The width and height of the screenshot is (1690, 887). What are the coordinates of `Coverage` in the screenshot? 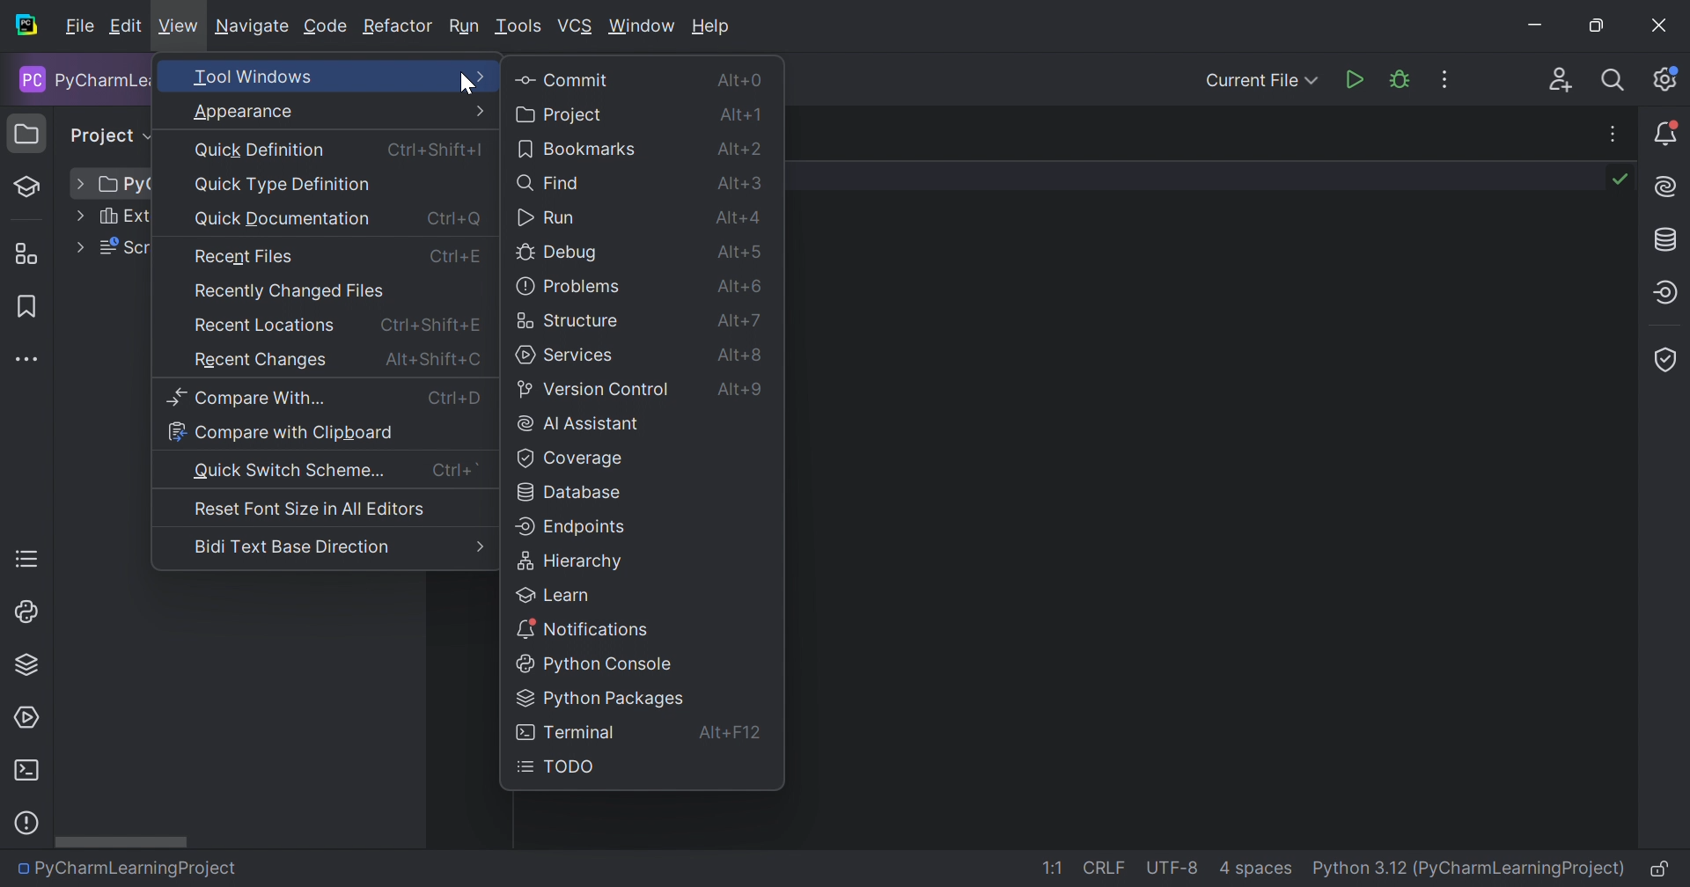 It's located at (1669, 363).